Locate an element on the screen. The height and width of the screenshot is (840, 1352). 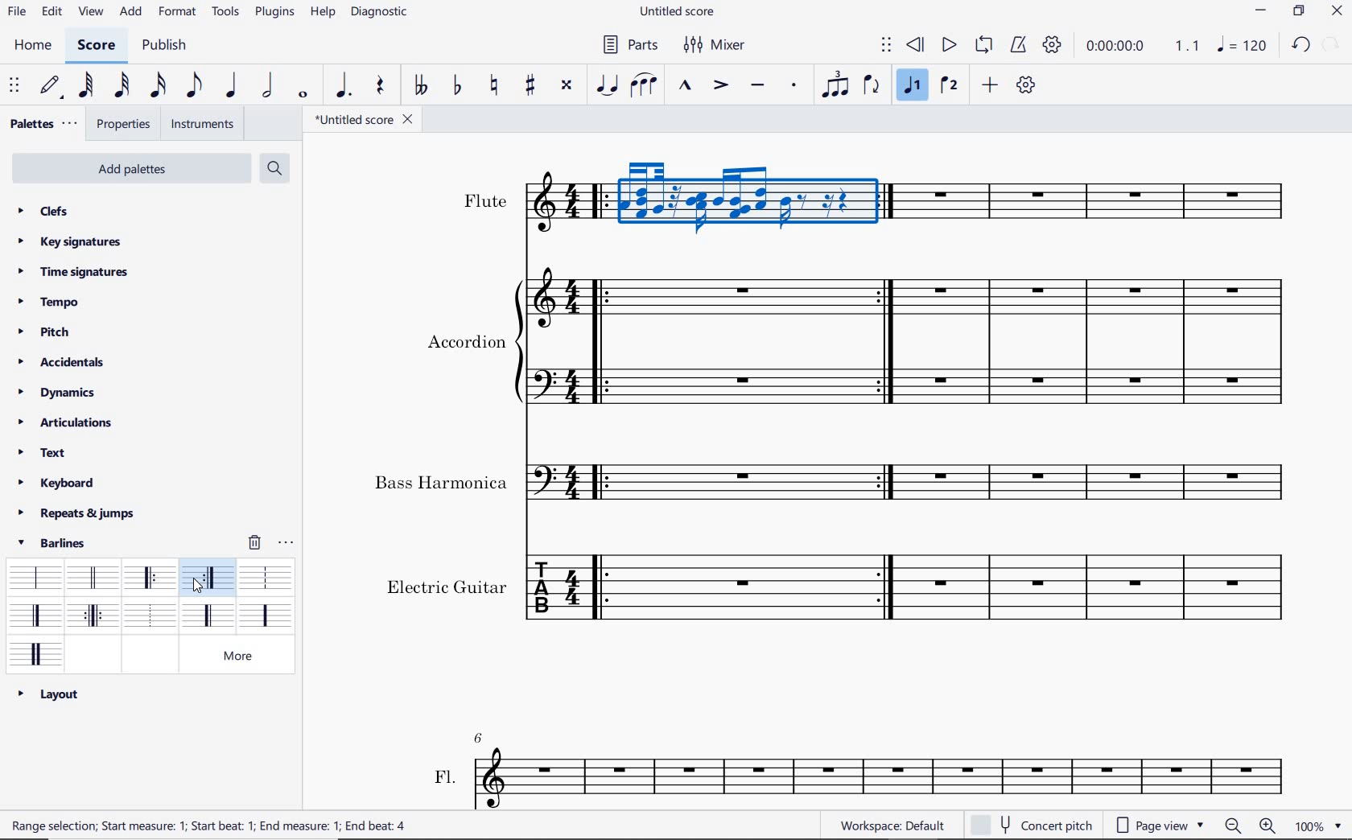
workspace: default is located at coordinates (889, 825).